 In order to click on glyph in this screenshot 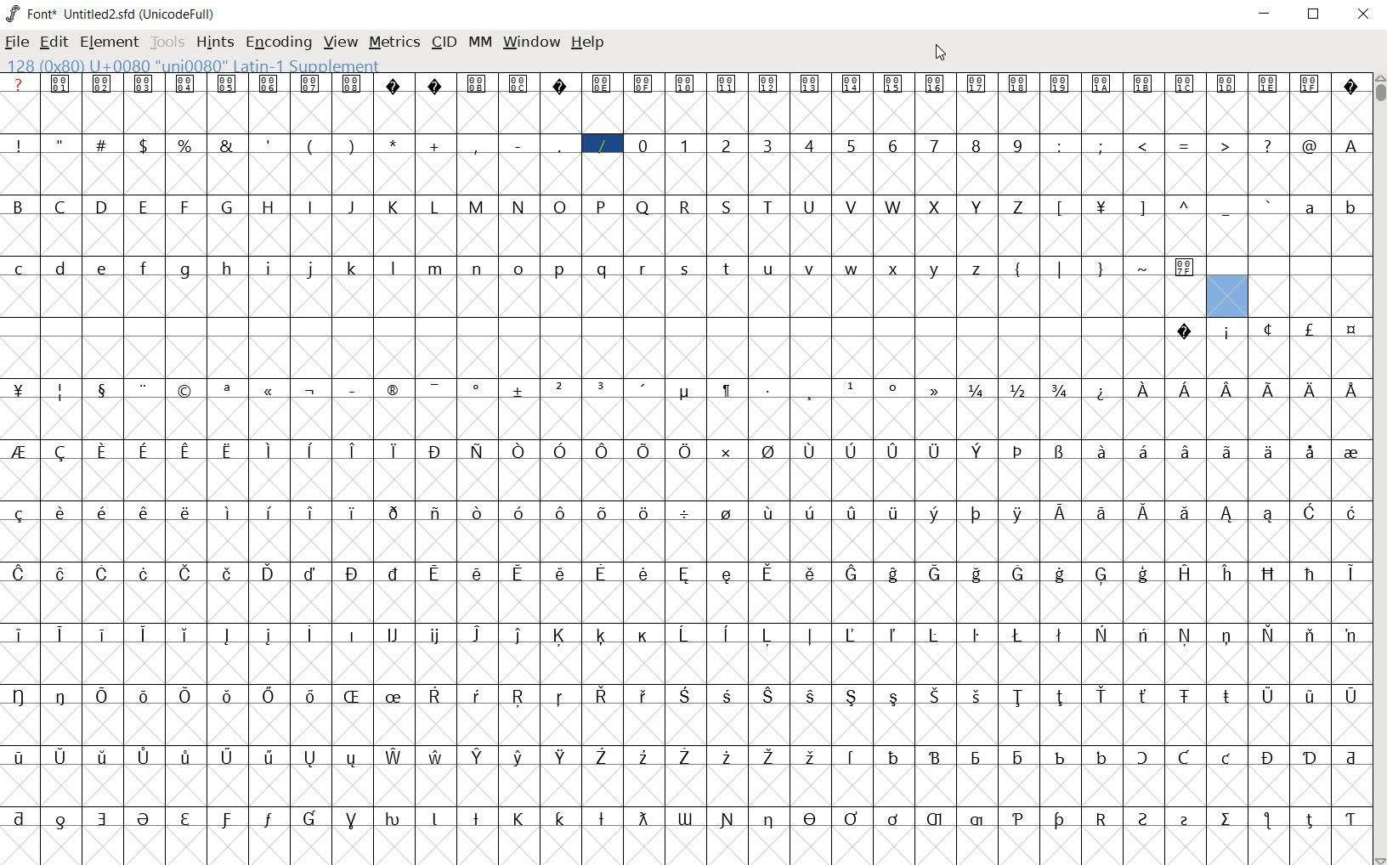, I will do `click(59, 269)`.